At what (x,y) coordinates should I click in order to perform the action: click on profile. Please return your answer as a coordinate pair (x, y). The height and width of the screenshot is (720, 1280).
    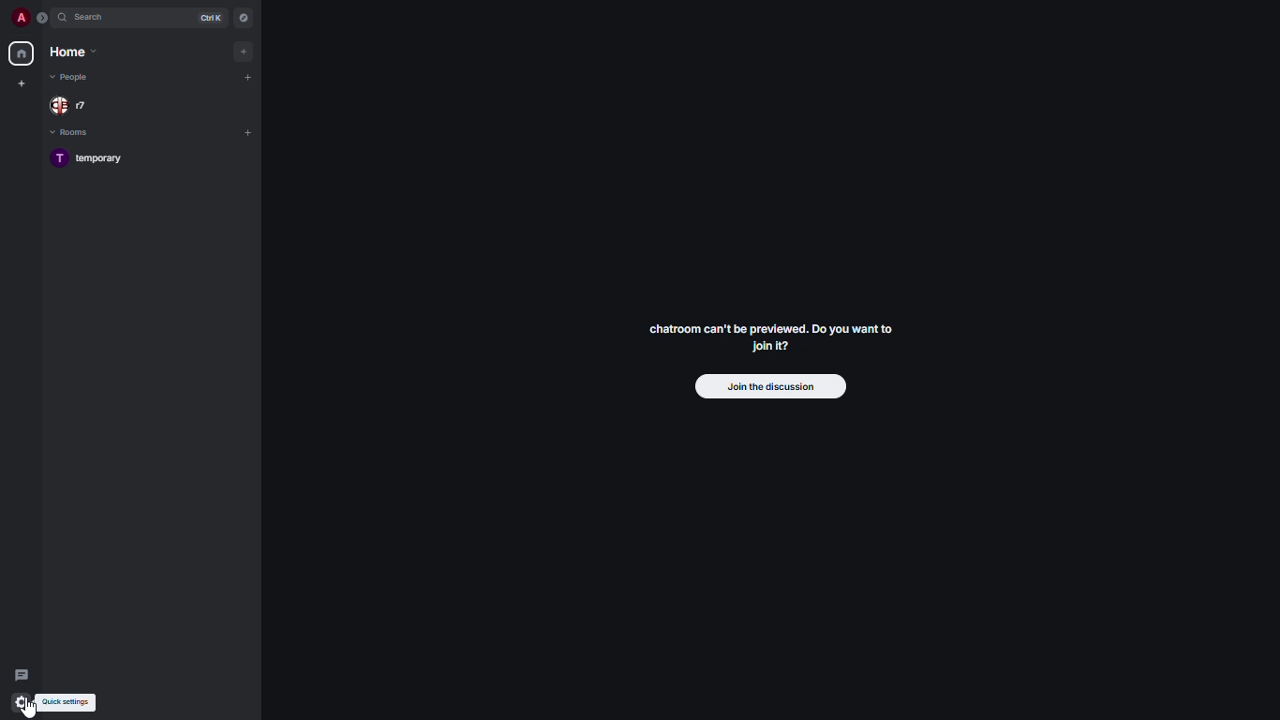
    Looking at the image, I should click on (20, 17).